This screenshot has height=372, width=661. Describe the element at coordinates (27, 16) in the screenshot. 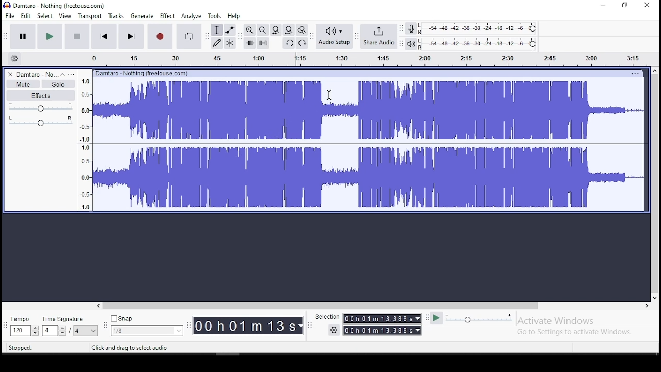

I see `edit` at that location.